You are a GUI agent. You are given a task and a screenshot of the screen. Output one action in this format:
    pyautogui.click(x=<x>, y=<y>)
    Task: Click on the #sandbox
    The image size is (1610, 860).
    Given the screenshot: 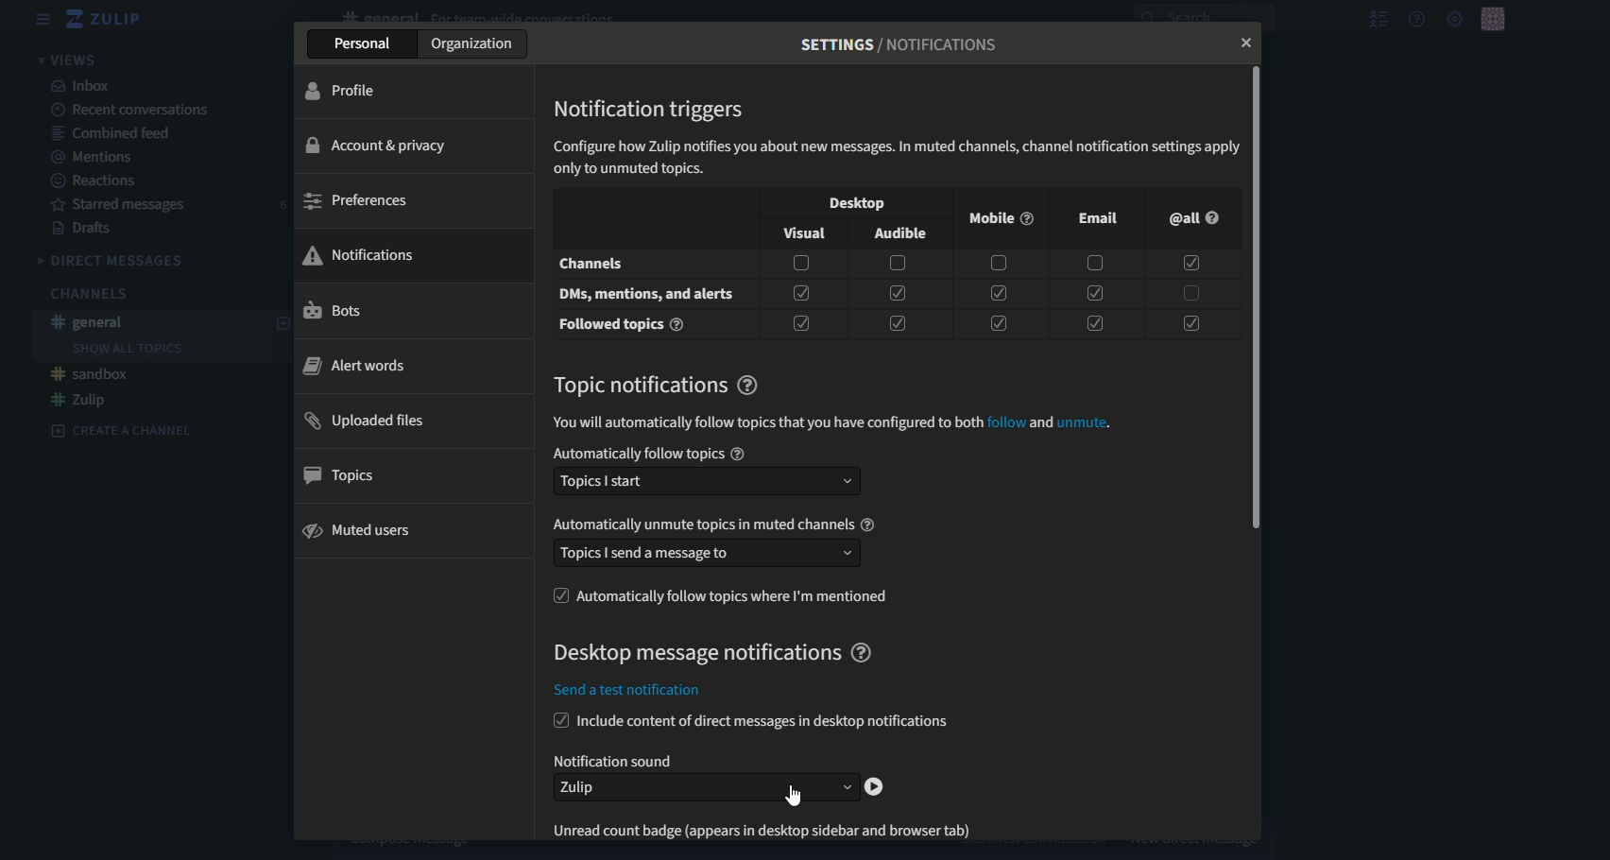 What is the action you would take?
    pyautogui.click(x=92, y=374)
    